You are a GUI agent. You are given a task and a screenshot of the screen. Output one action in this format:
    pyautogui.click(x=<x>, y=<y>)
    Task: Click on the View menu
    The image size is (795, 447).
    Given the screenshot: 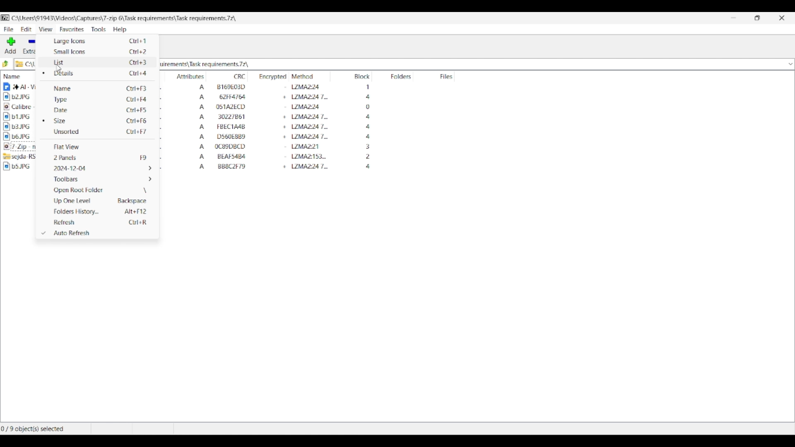 What is the action you would take?
    pyautogui.click(x=46, y=29)
    